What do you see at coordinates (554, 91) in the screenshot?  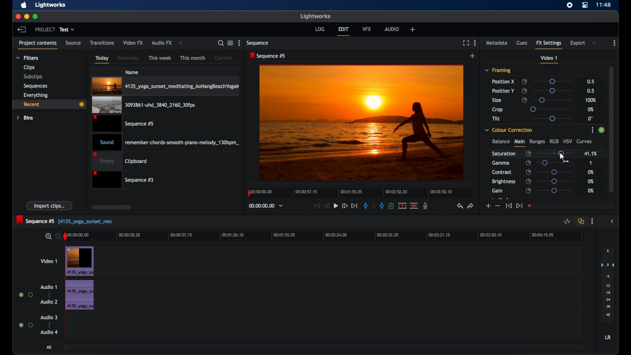 I see `slider` at bounding box center [554, 91].